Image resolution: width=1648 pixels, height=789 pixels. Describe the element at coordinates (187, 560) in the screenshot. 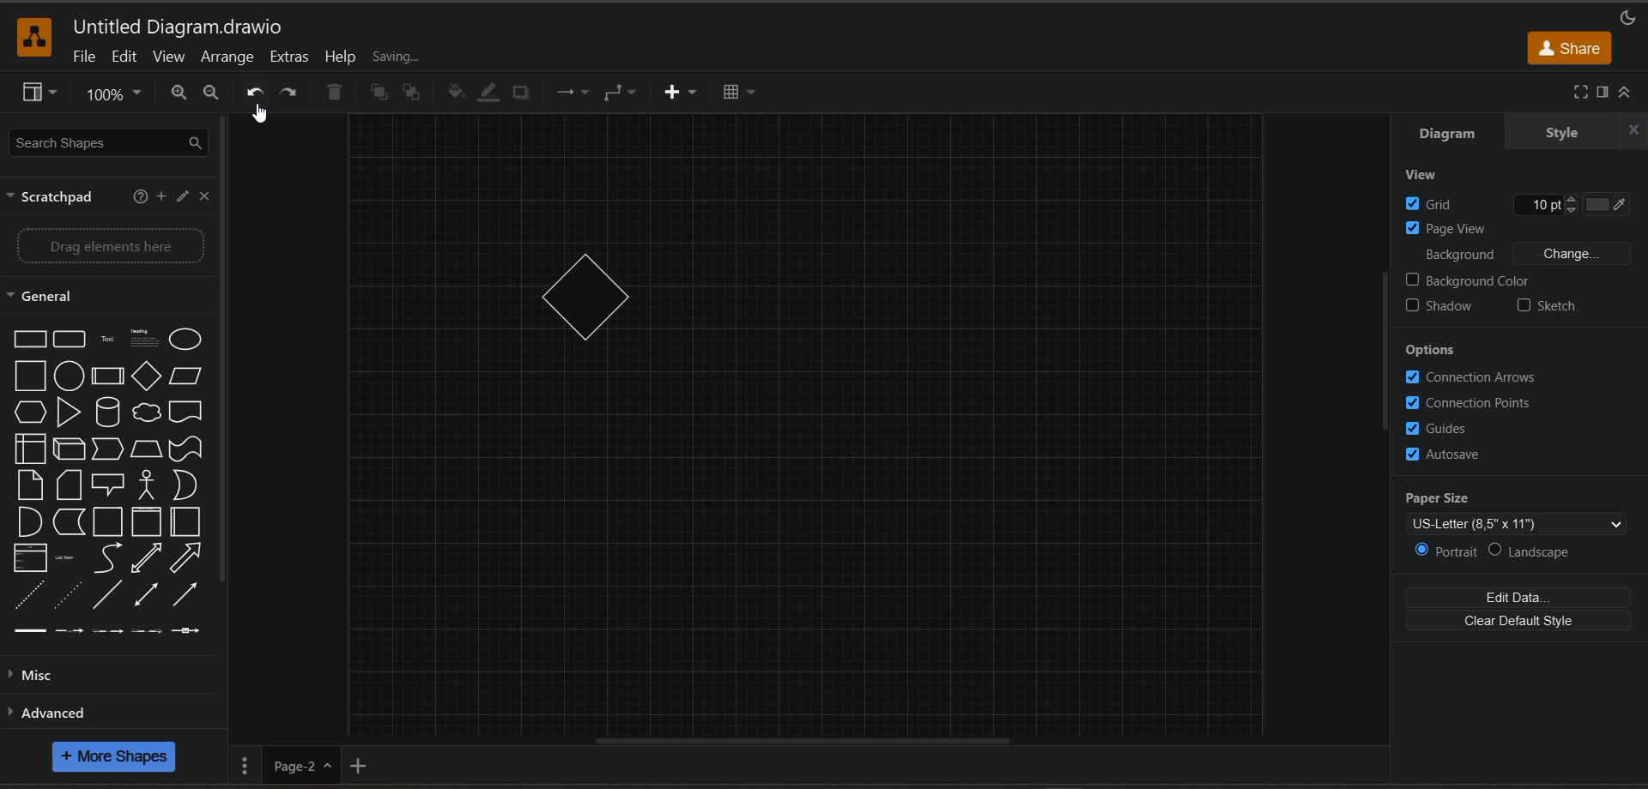

I see `Arrow` at that location.